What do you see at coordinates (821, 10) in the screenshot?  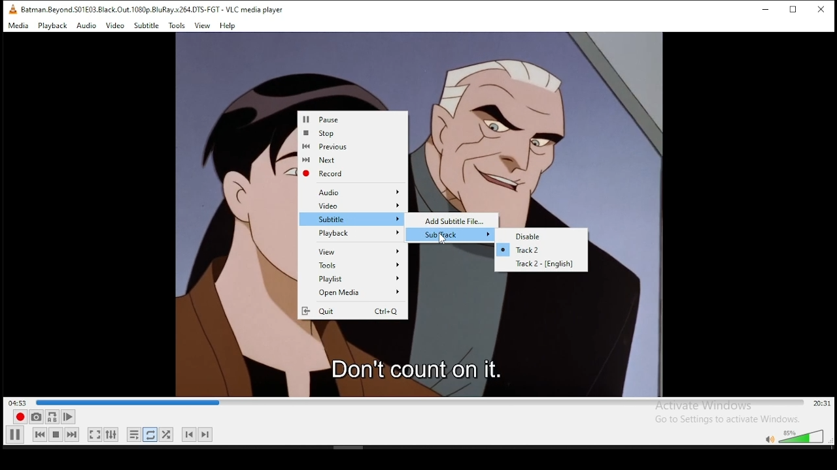 I see `close` at bounding box center [821, 10].